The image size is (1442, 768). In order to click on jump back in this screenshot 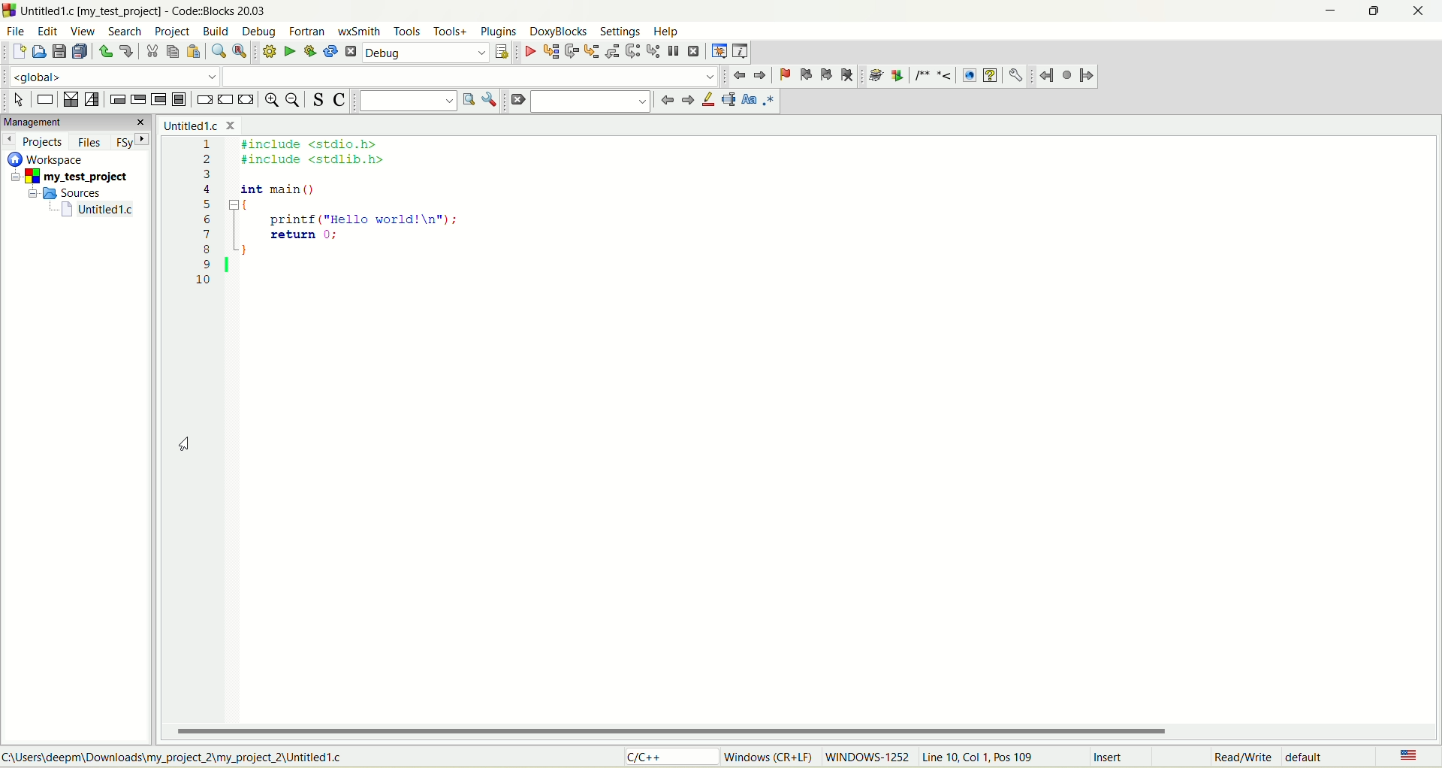, I will do `click(736, 77)`.